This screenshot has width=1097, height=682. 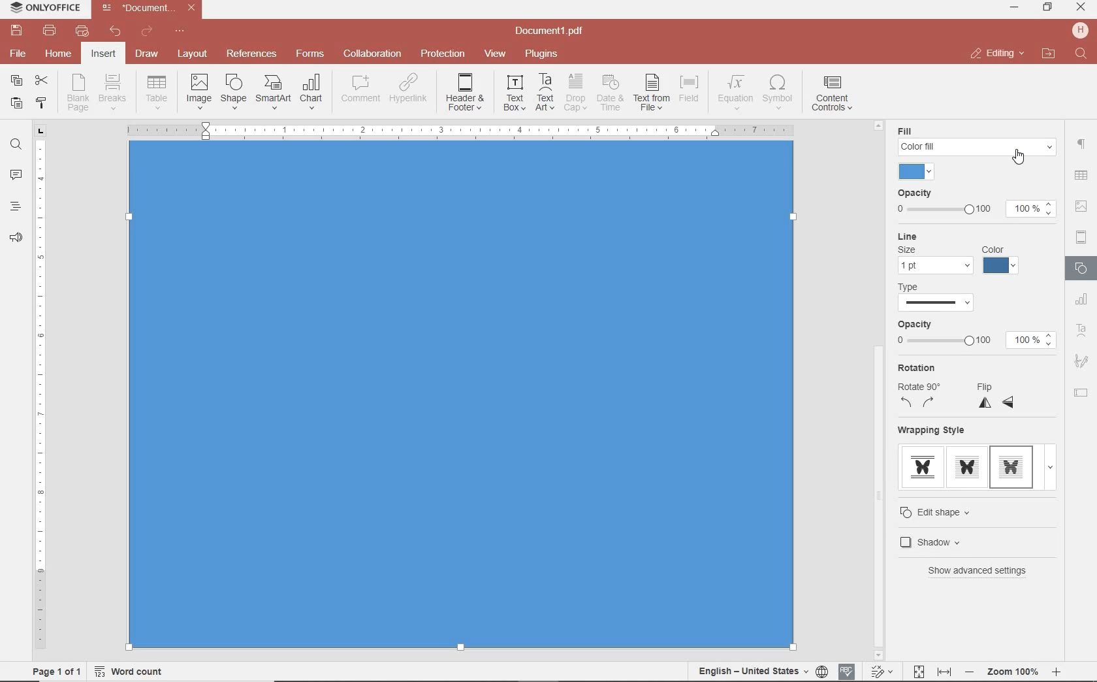 I want to click on BEHIND TEXT, so click(x=973, y=576).